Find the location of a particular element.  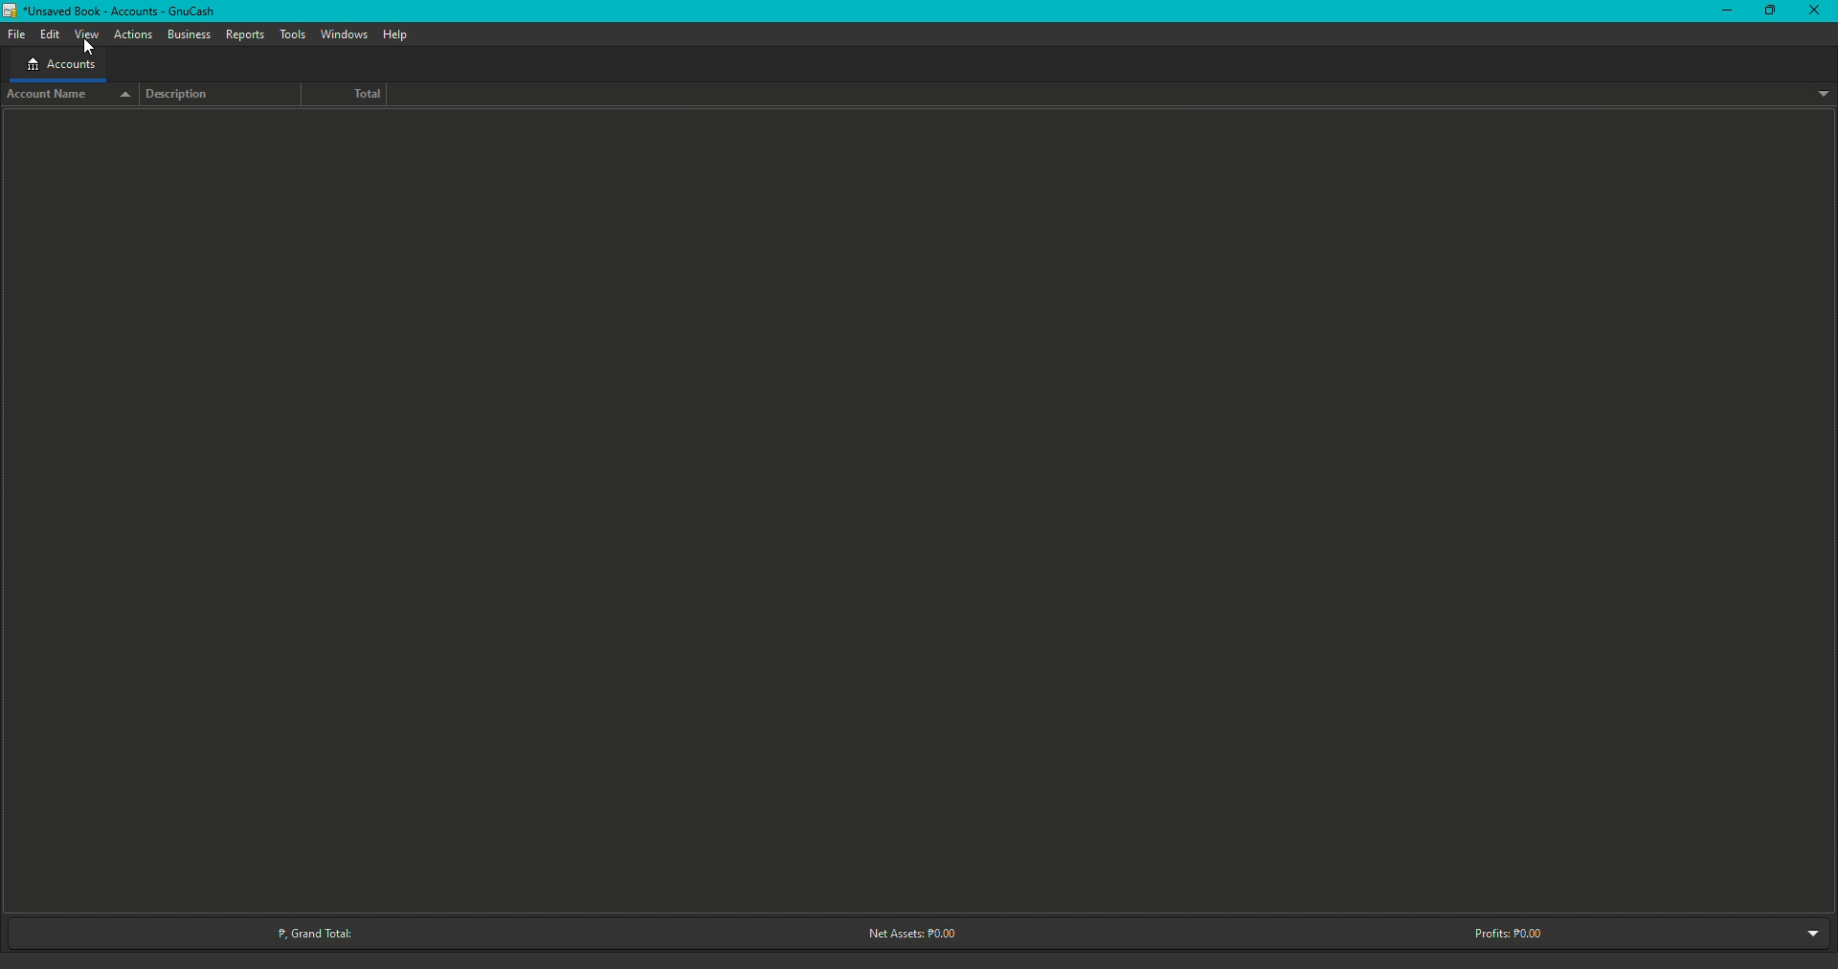

Tools is located at coordinates (293, 32).